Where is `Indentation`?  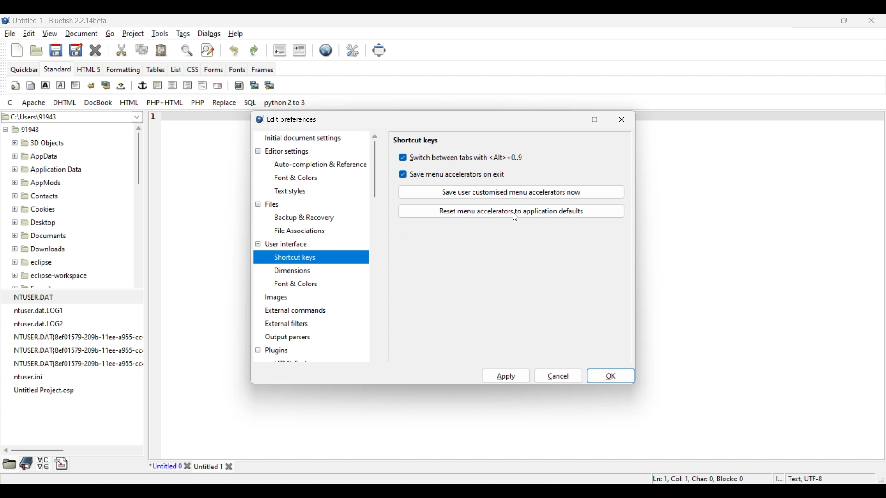 Indentation is located at coordinates (289, 50).